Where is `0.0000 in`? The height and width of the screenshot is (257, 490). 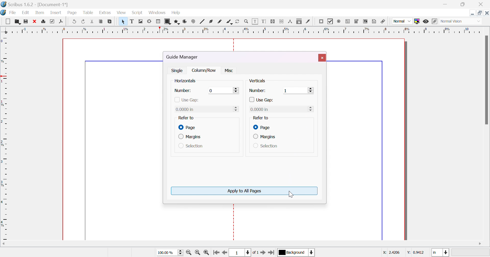 0.0000 in is located at coordinates (260, 109).